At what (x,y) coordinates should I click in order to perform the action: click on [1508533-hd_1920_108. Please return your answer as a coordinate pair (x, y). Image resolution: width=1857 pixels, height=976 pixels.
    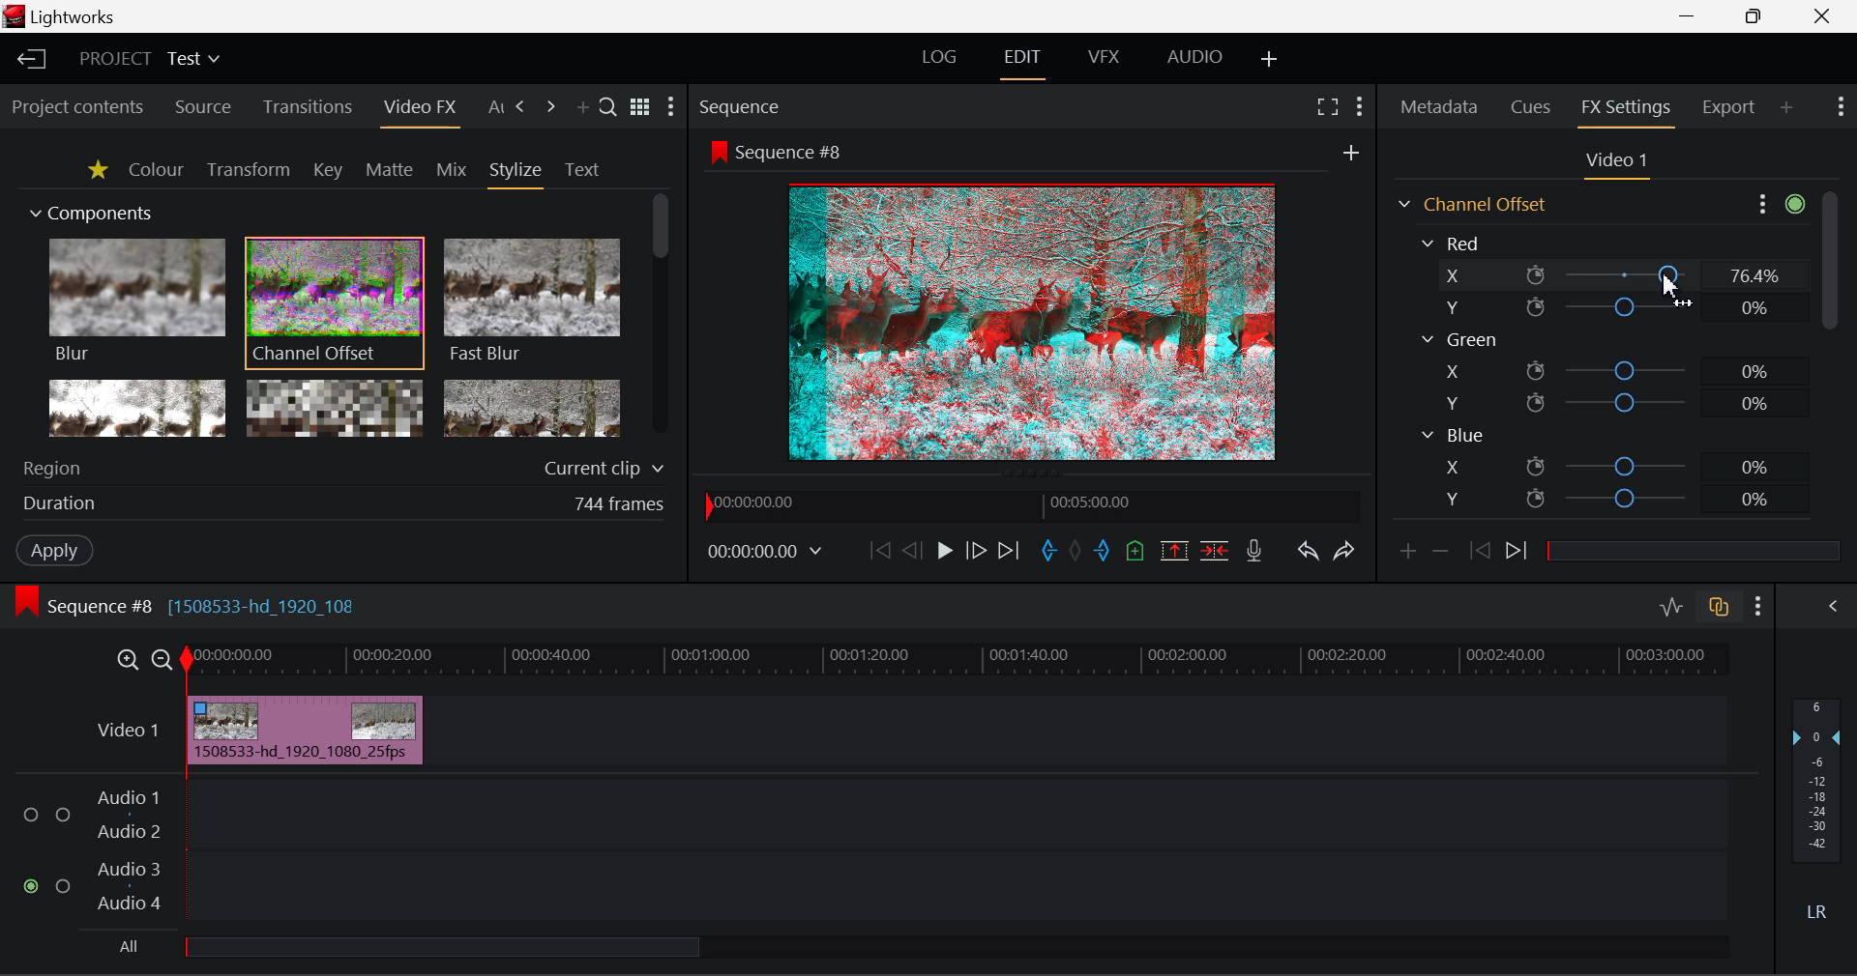
    Looking at the image, I should click on (271, 601).